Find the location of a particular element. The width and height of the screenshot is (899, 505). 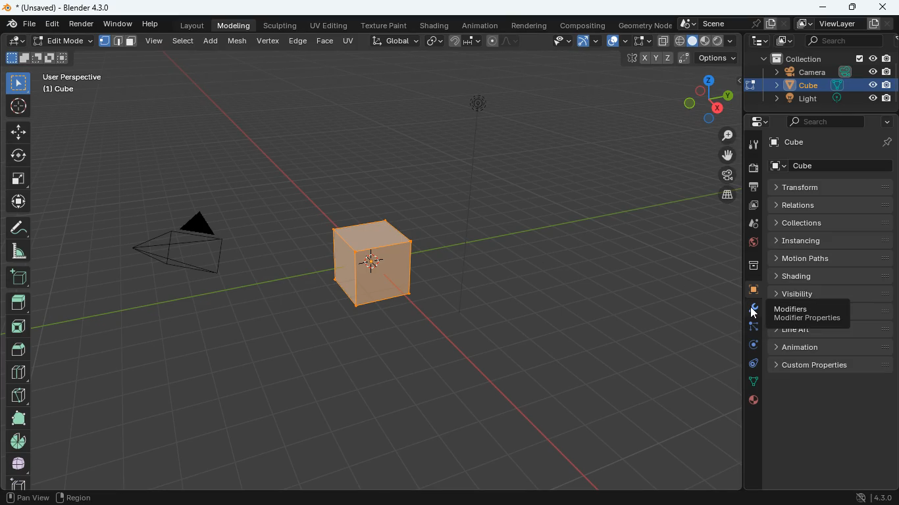

zoom is located at coordinates (725, 135).